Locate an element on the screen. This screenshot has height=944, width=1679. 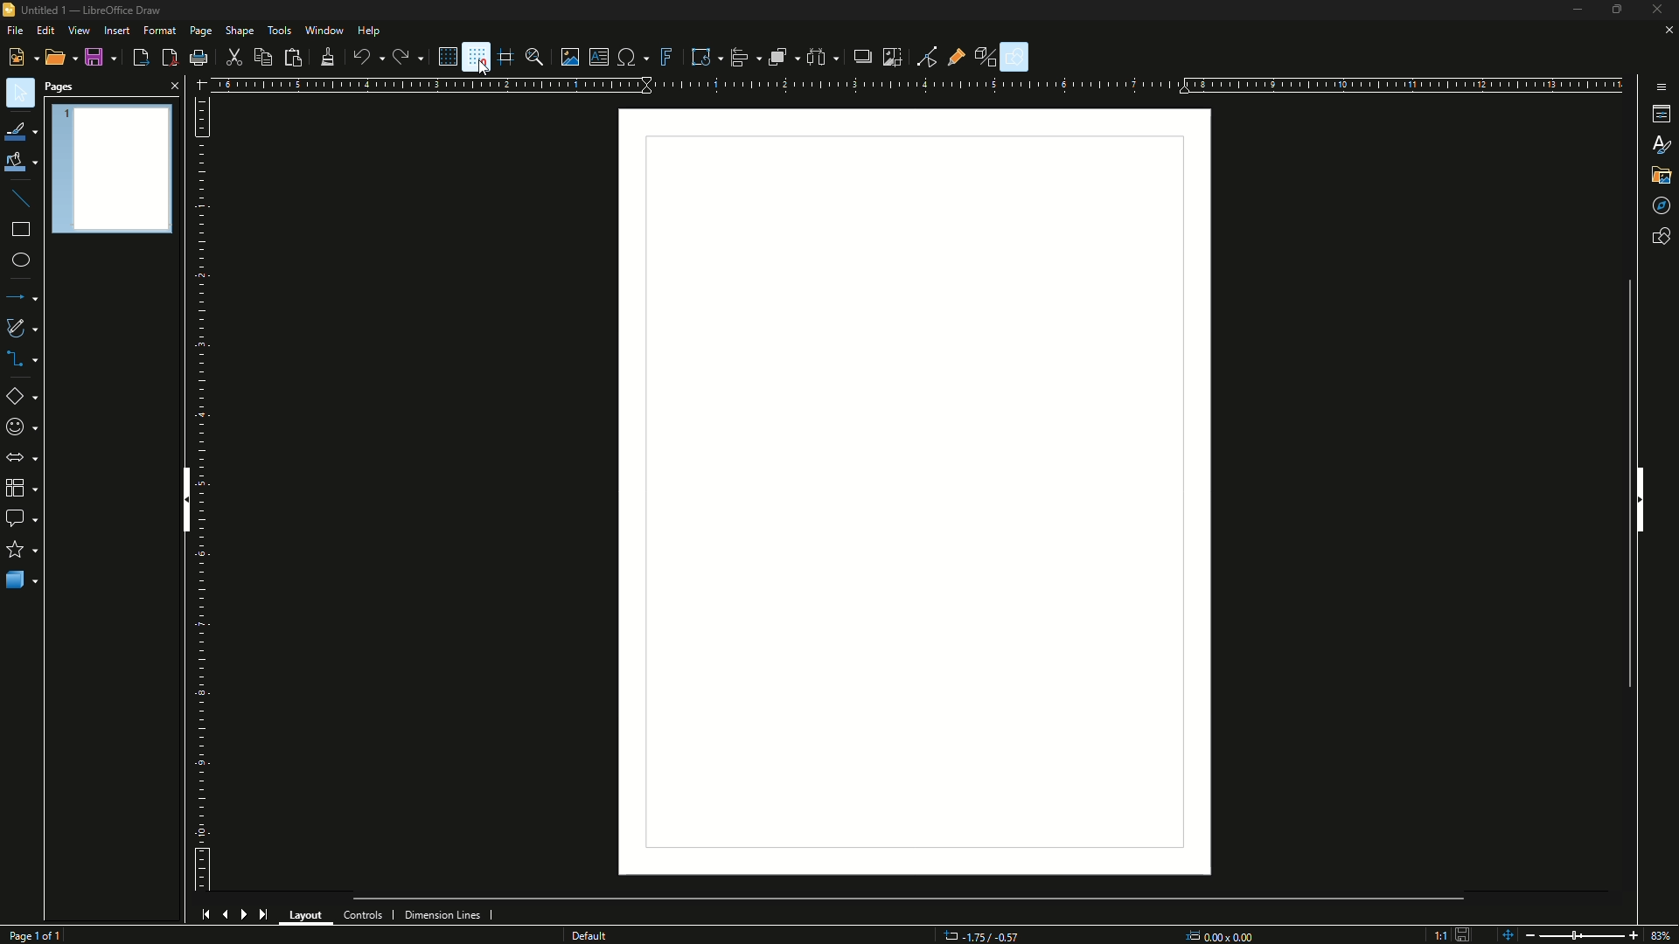
Print is located at coordinates (199, 58).